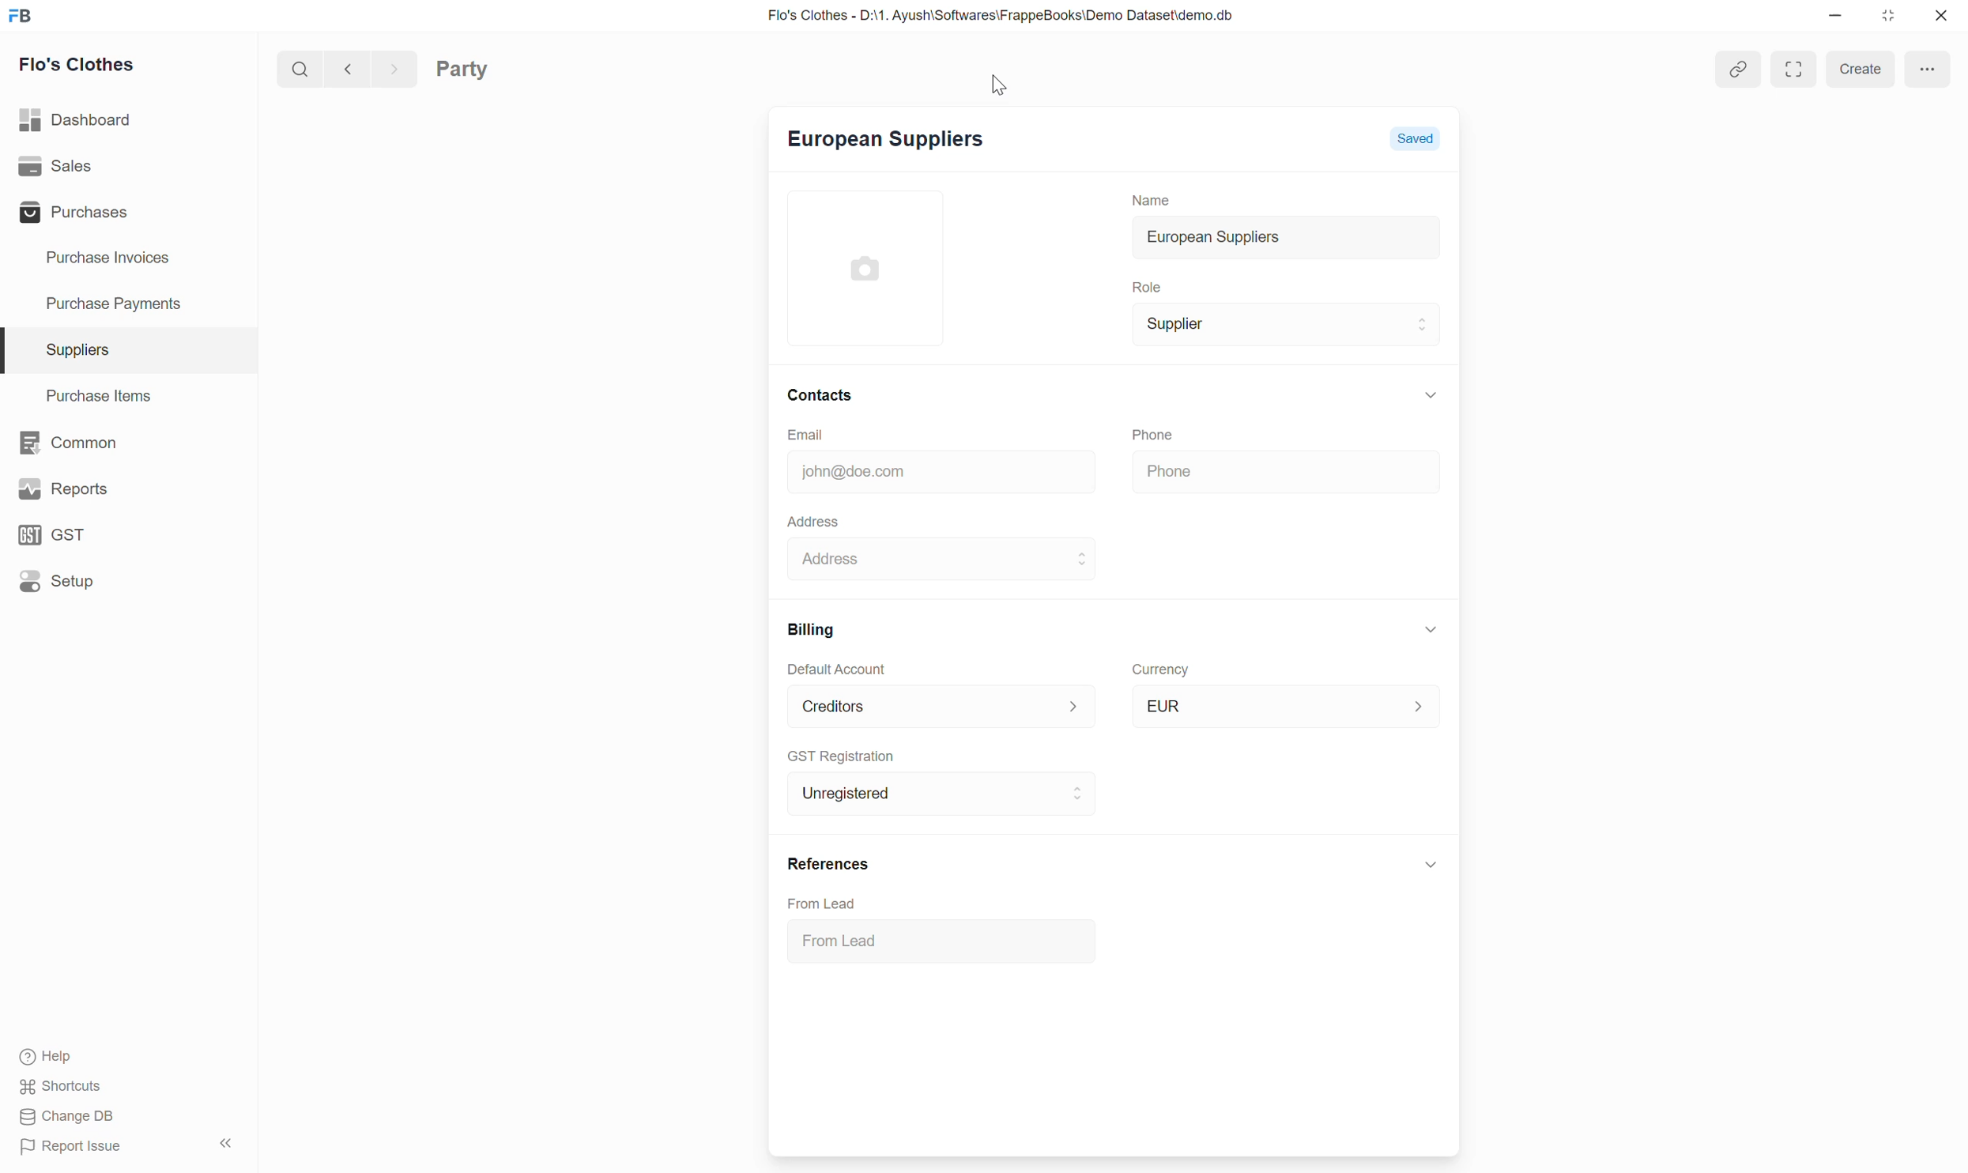 The width and height of the screenshot is (1968, 1173). I want to click on change DB, so click(66, 1116).